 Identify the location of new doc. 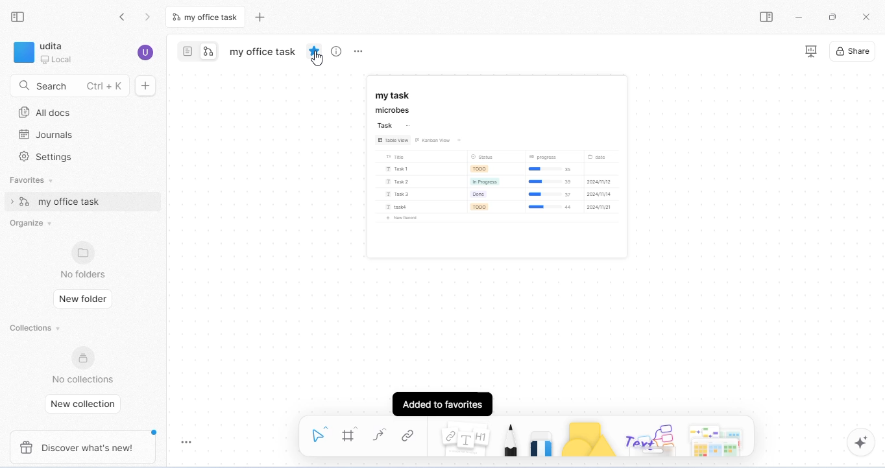
(146, 86).